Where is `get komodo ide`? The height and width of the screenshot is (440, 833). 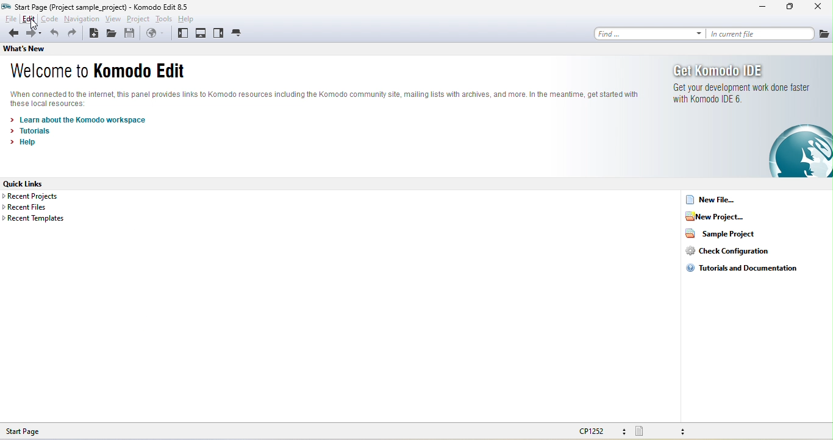 get komodo ide is located at coordinates (740, 84).